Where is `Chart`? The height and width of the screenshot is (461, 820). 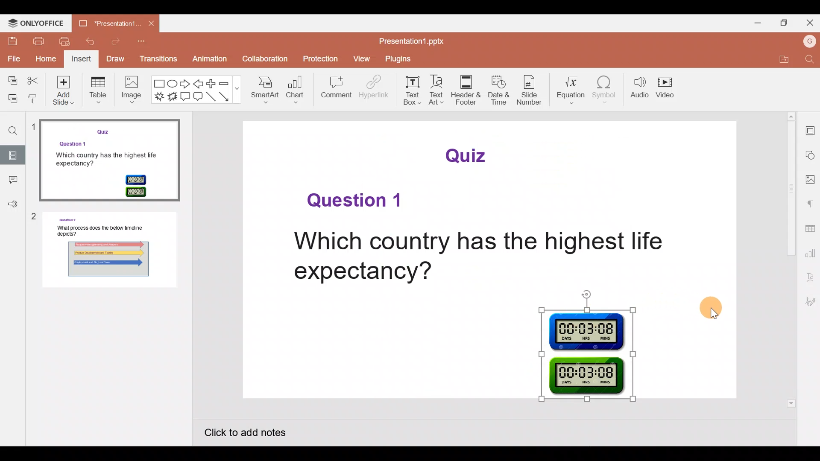 Chart is located at coordinates (296, 91).